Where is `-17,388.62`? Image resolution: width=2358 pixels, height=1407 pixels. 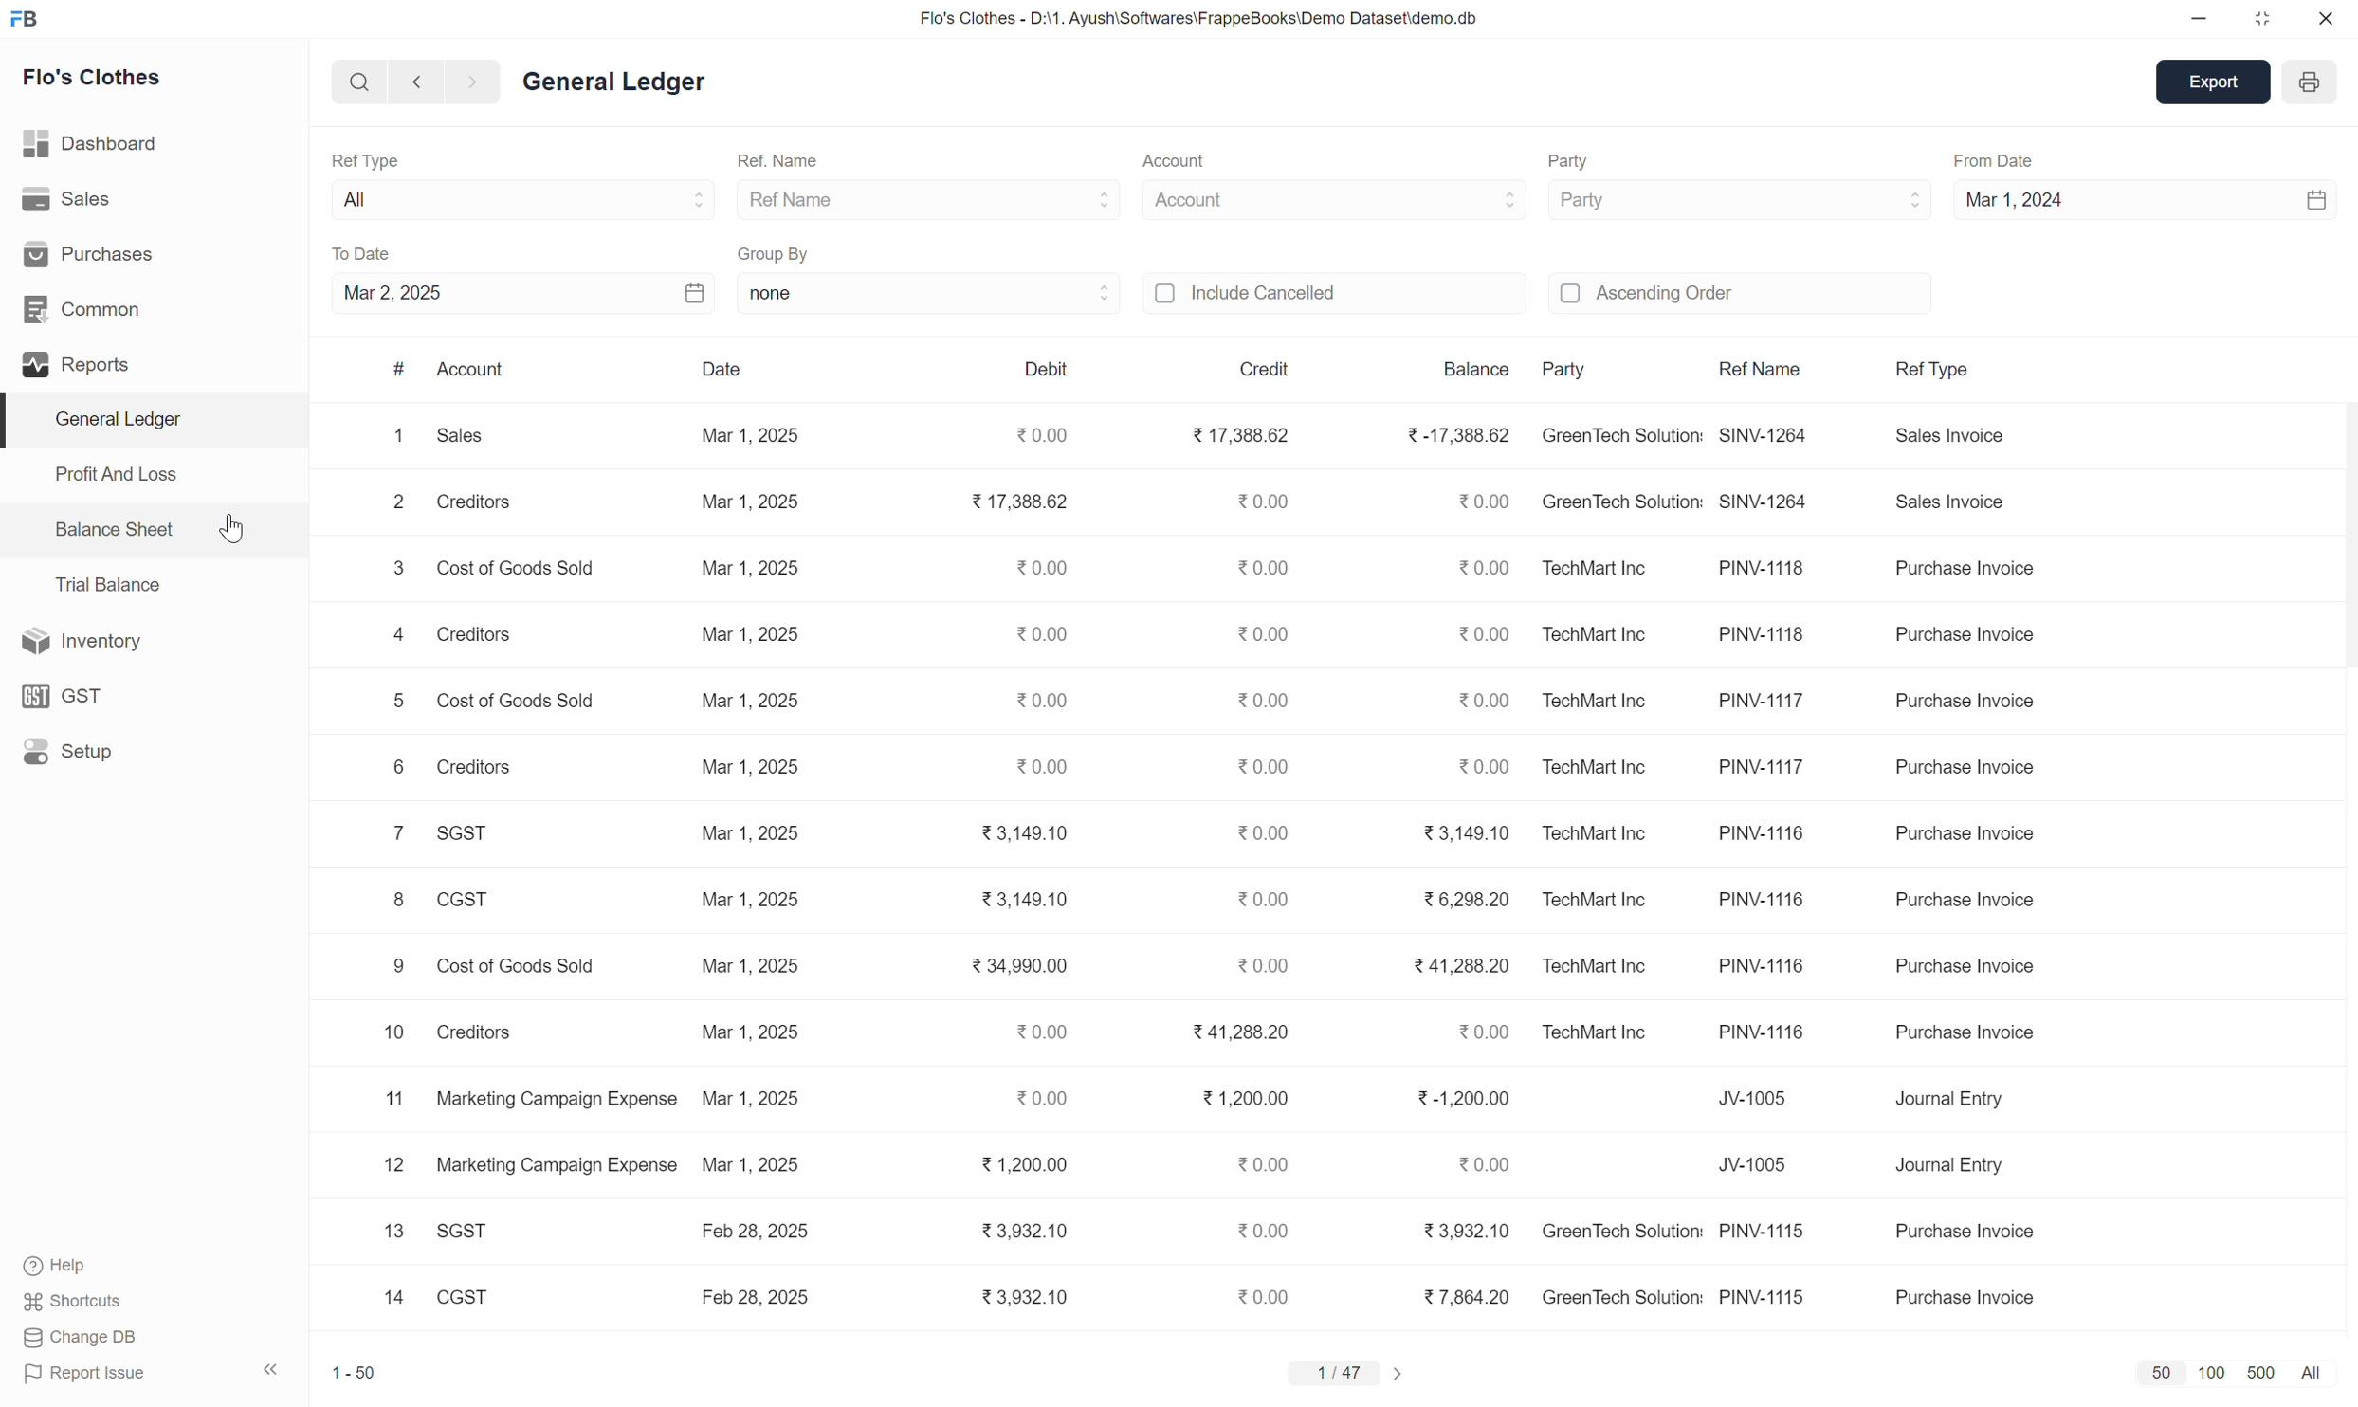
-17,388.62 is located at coordinates (1447, 433).